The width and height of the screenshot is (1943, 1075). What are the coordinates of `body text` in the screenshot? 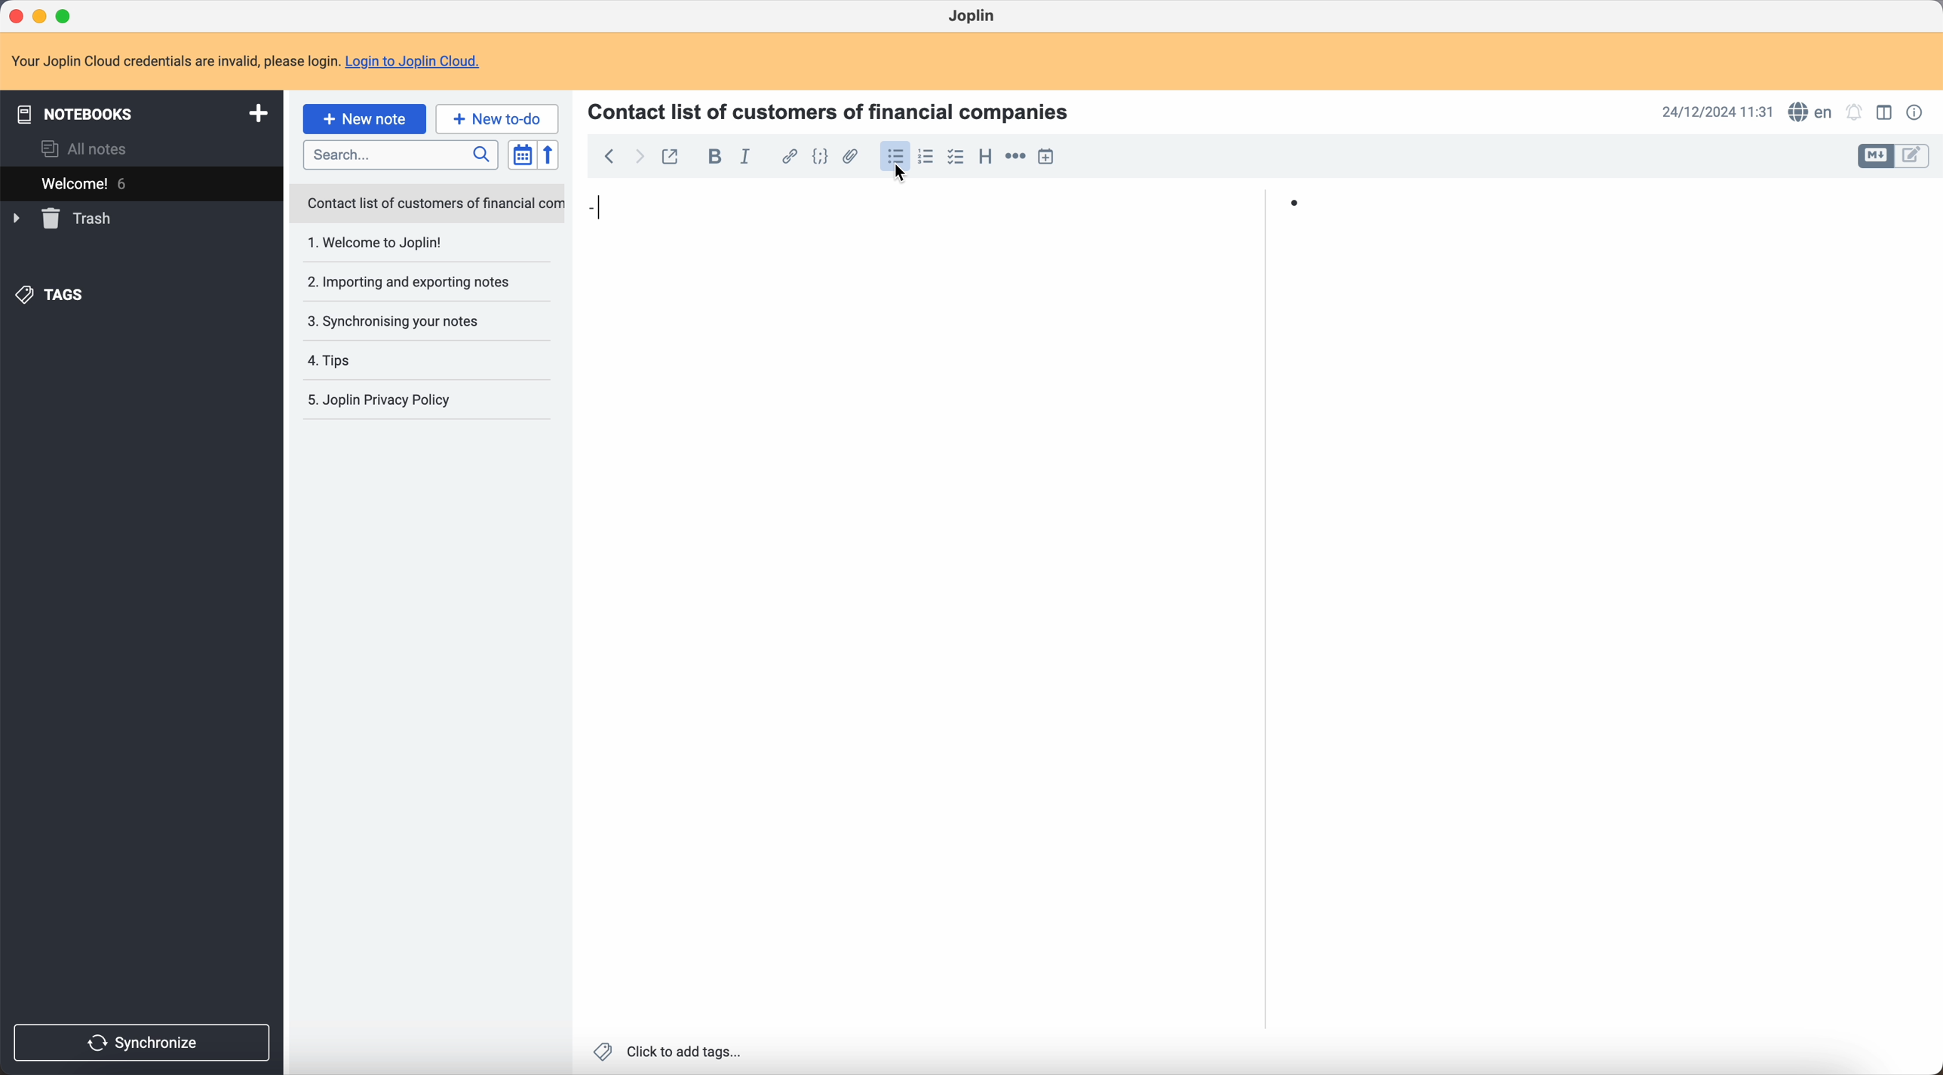 It's located at (929, 637).